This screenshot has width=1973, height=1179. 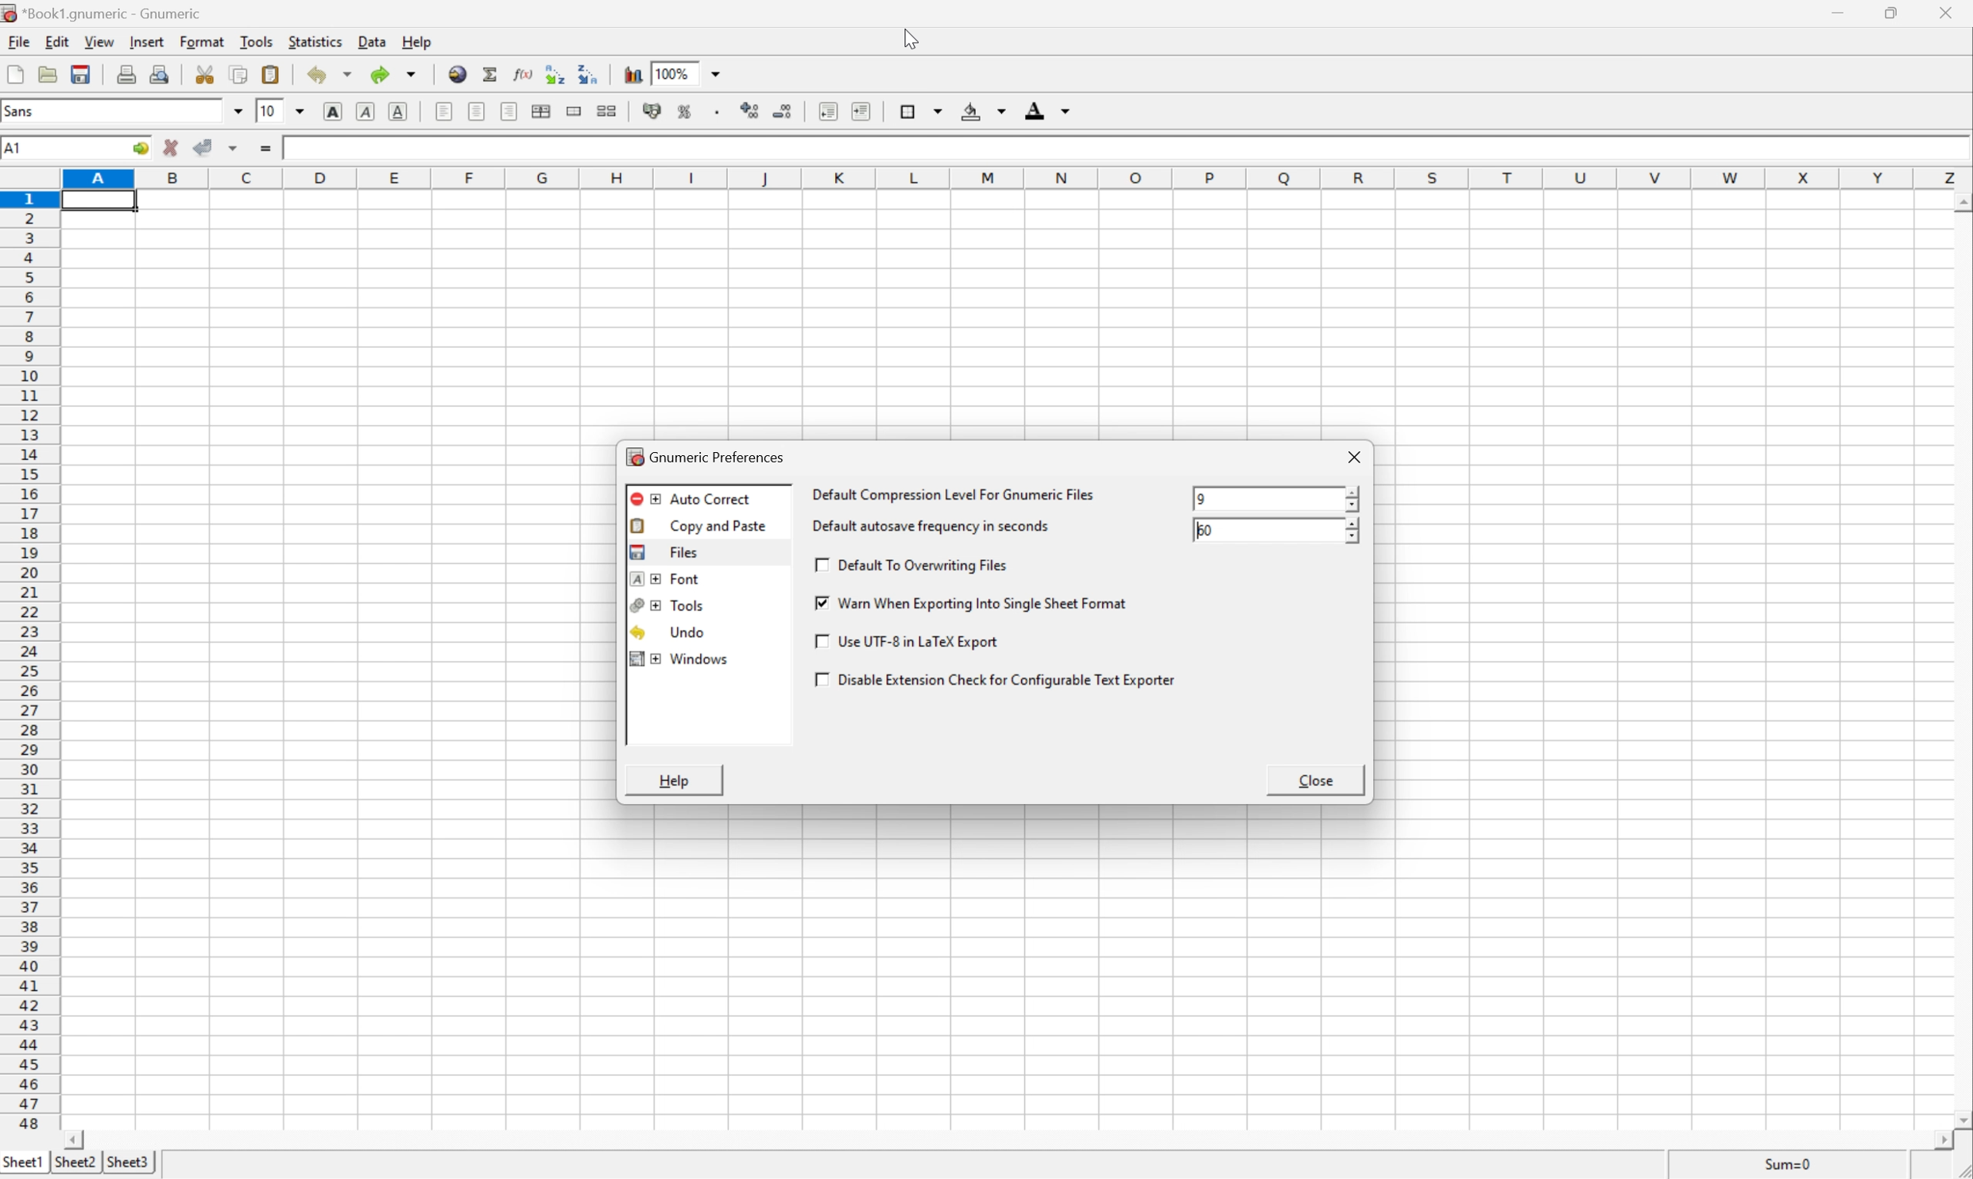 I want to click on windows, so click(x=684, y=661).